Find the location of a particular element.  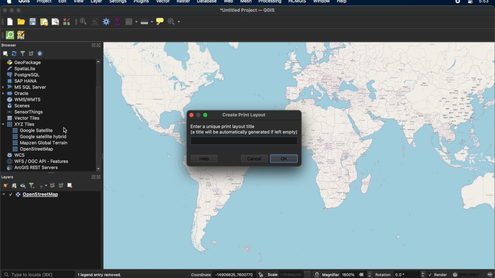

minimize is located at coordinates (12, 10).